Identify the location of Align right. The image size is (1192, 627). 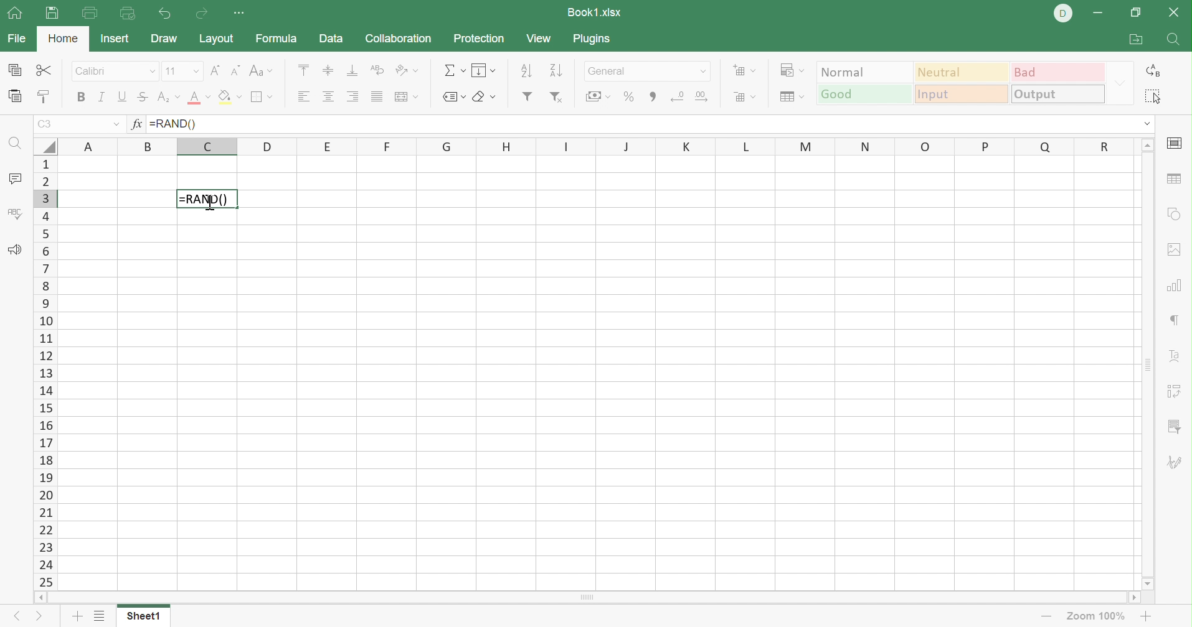
(352, 96).